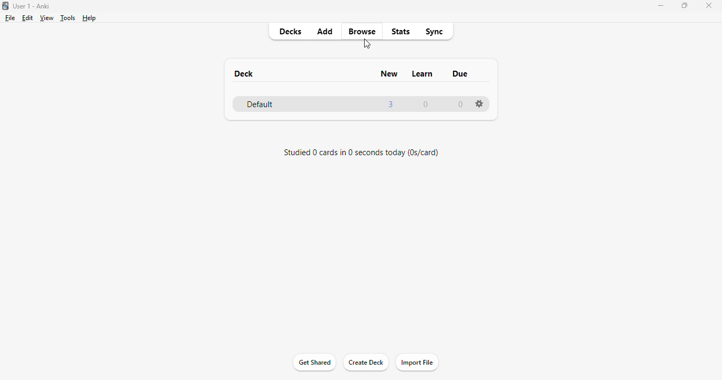  What do you see at coordinates (708, 6) in the screenshot?
I see `close` at bounding box center [708, 6].